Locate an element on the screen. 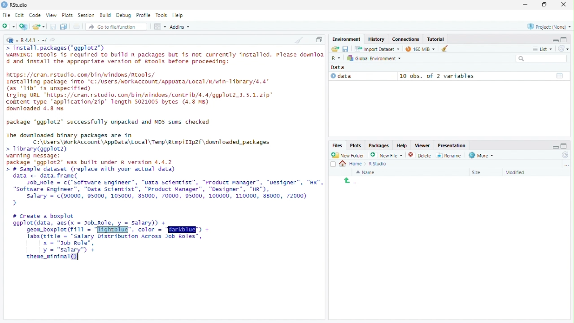 The image size is (574, 323). File is located at coordinates (6, 15).